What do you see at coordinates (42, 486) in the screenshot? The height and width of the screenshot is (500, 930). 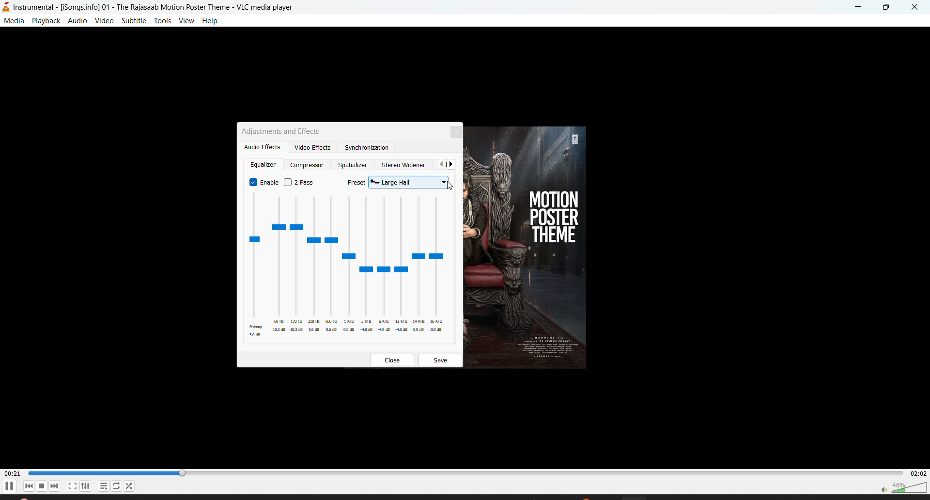 I see `stop` at bounding box center [42, 486].